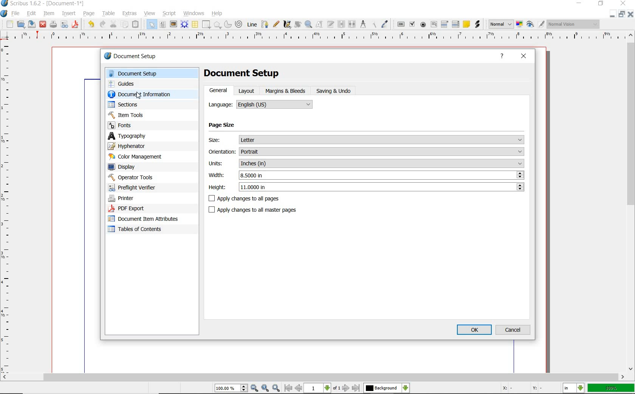 The image size is (635, 394). Describe the element at coordinates (259, 209) in the screenshot. I see `apply changes to all master pages` at that location.